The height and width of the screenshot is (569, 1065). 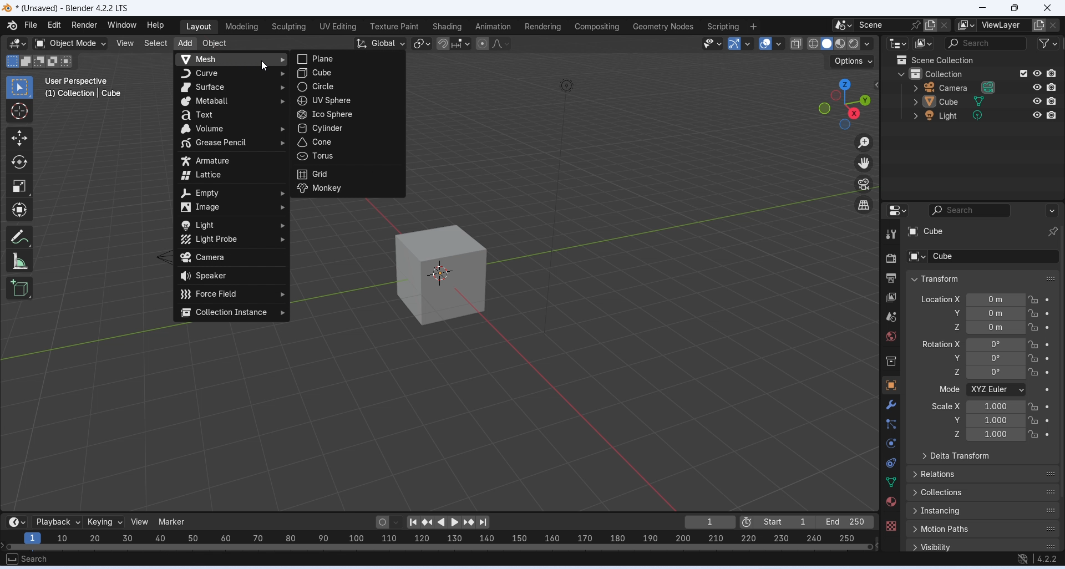 I want to click on light probe, so click(x=232, y=240).